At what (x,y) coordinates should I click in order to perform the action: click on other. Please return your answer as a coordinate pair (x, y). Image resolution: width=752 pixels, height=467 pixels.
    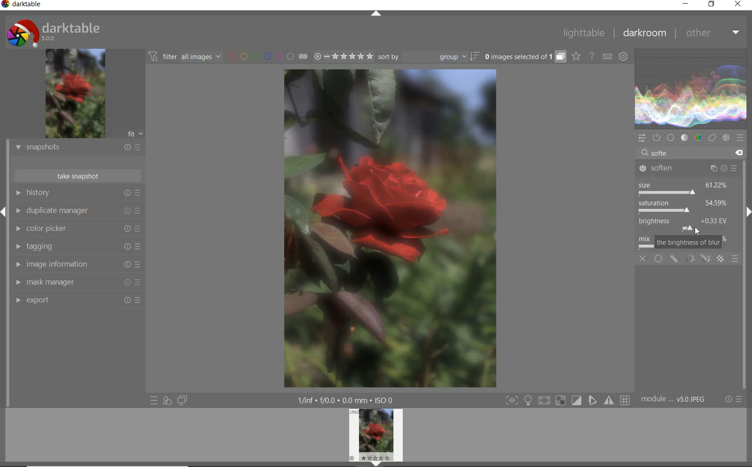
    Looking at the image, I should click on (712, 34).